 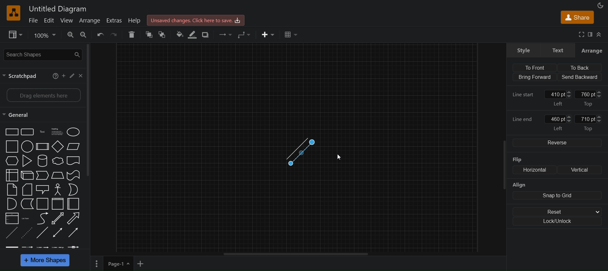 I want to click on flip, so click(x=522, y=160).